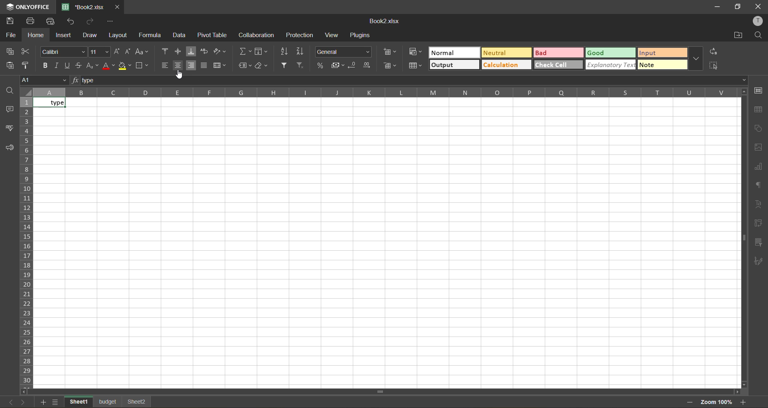 The height and width of the screenshot is (408, 768). I want to click on italic, so click(57, 66).